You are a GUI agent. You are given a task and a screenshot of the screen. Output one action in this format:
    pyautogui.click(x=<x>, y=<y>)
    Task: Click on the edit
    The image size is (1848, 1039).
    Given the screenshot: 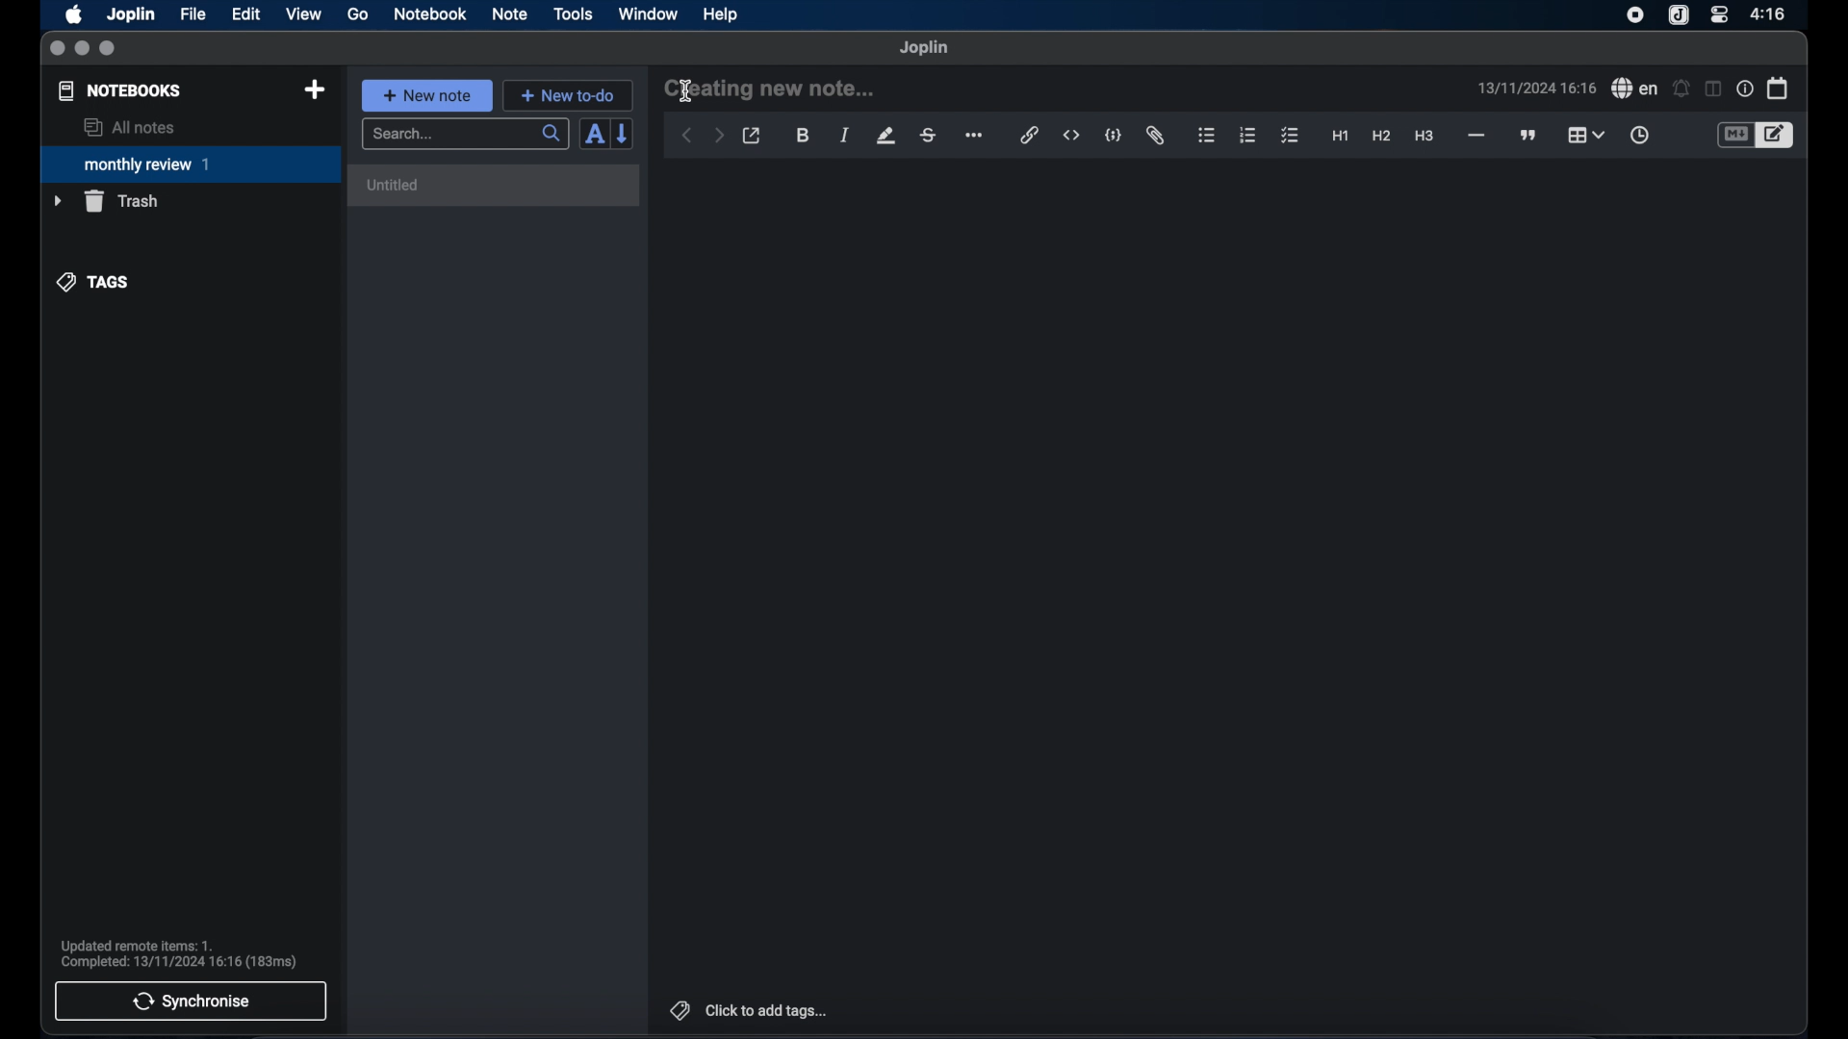 What is the action you would take?
    pyautogui.click(x=247, y=14)
    